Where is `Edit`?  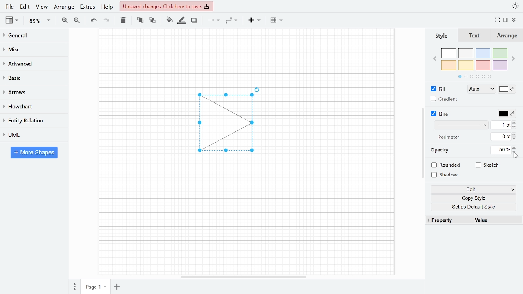
Edit is located at coordinates (25, 7).